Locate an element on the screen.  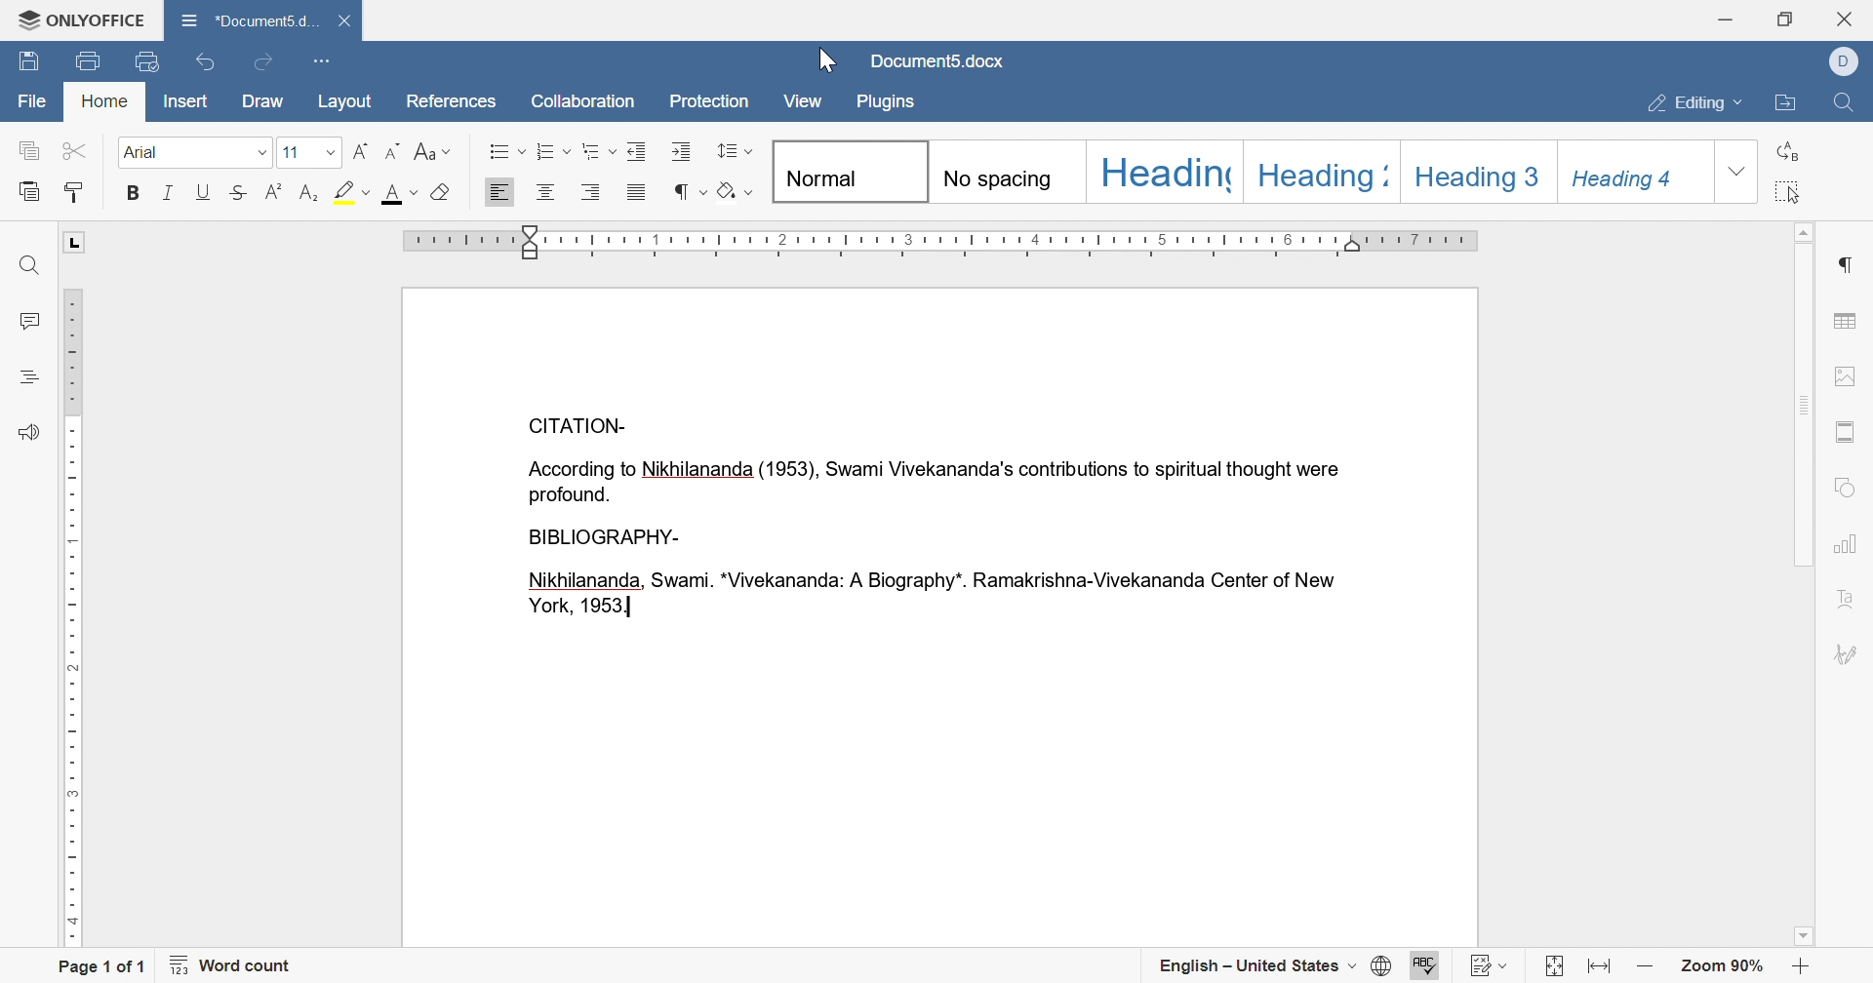
open file location is located at coordinates (1792, 105).